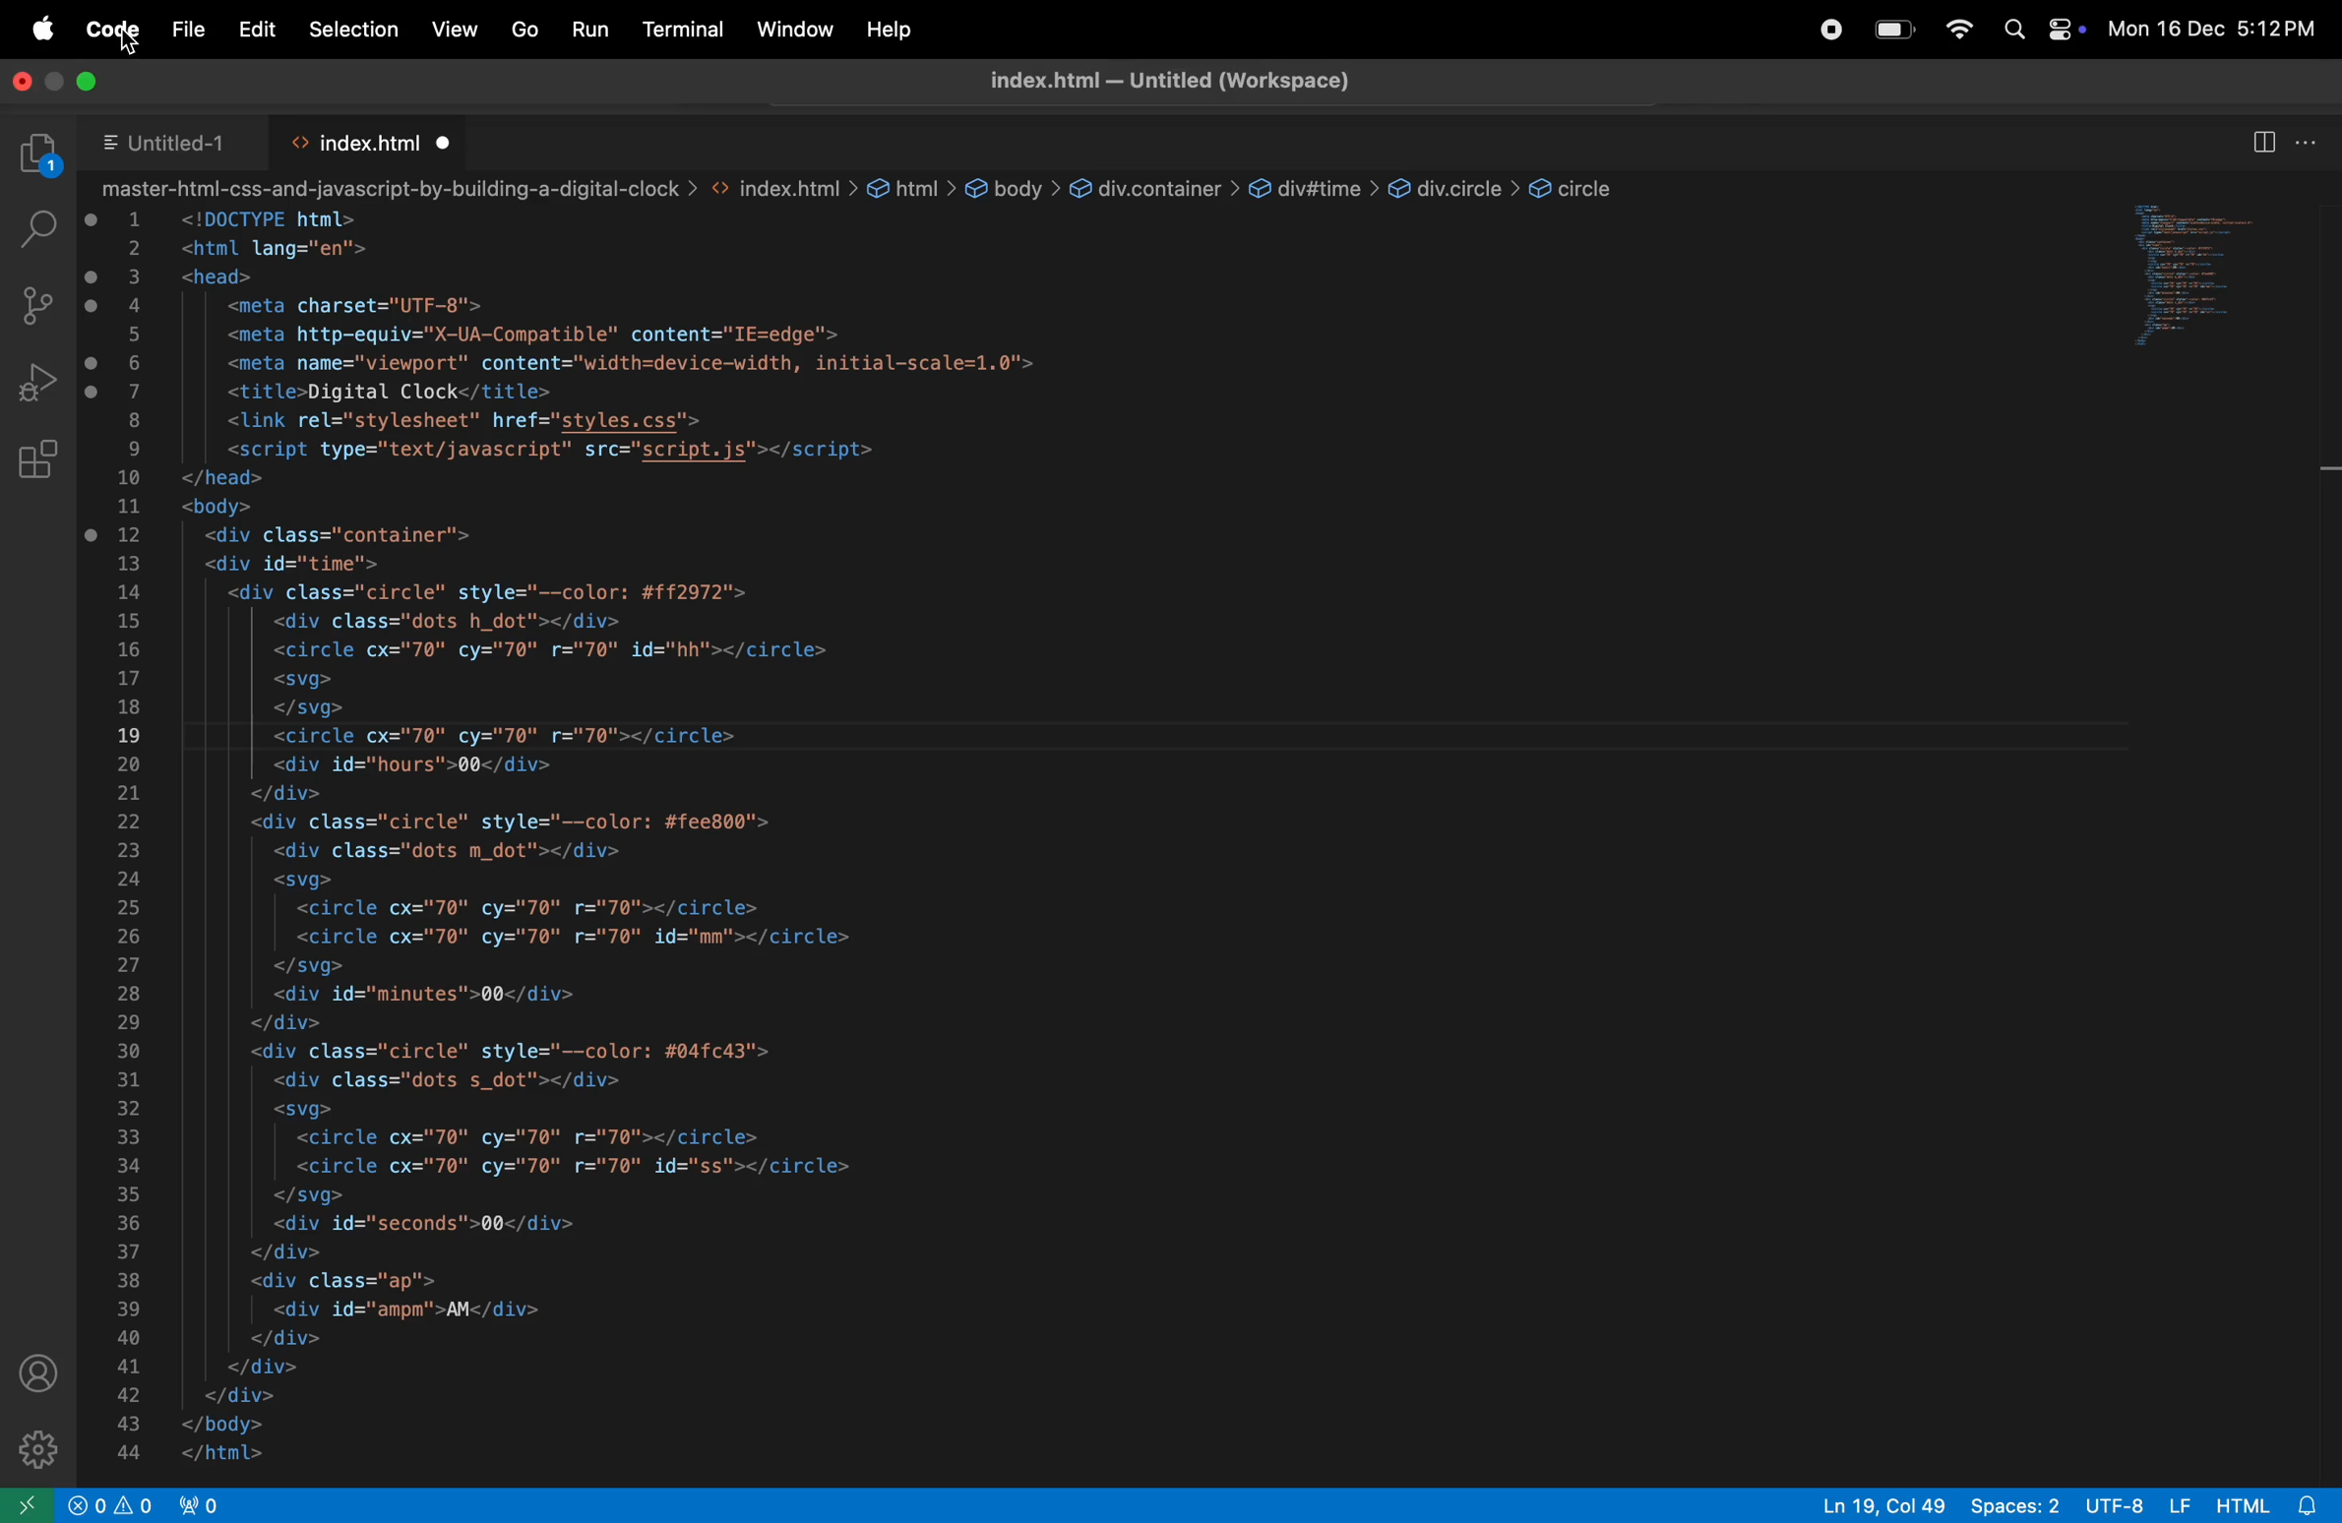 This screenshot has width=2342, height=1523. Describe the element at coordinates (351, 1280) in the screenshot. I see `<div class="ap">` at that location.